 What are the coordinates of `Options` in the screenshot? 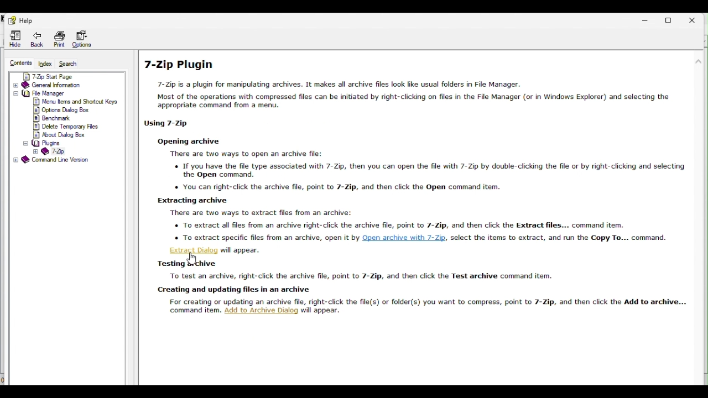 It's located at (84, 38).